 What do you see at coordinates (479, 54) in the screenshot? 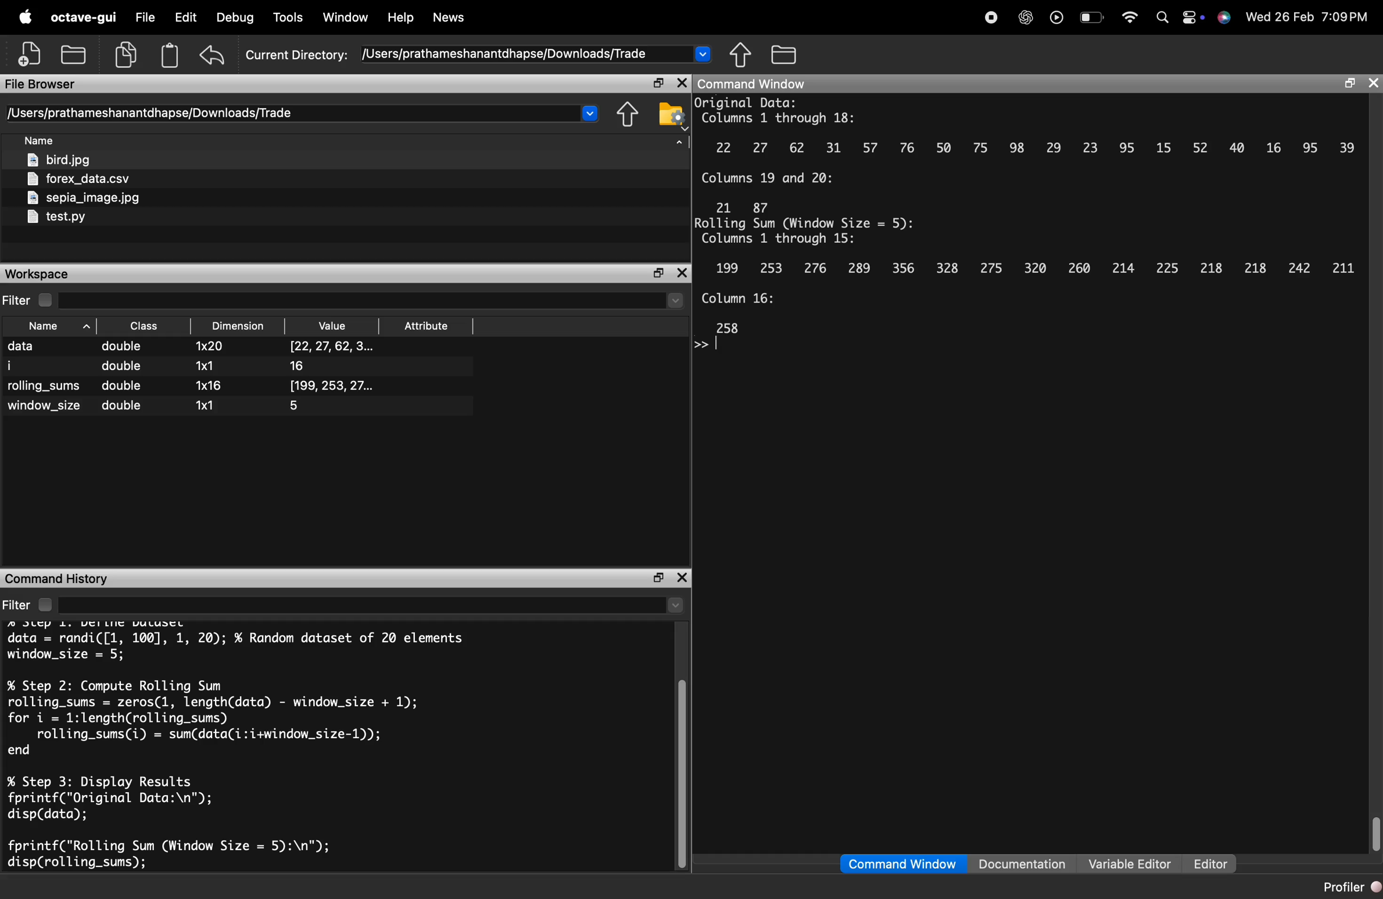
I see `current directory` at bounding box center [479, 54].